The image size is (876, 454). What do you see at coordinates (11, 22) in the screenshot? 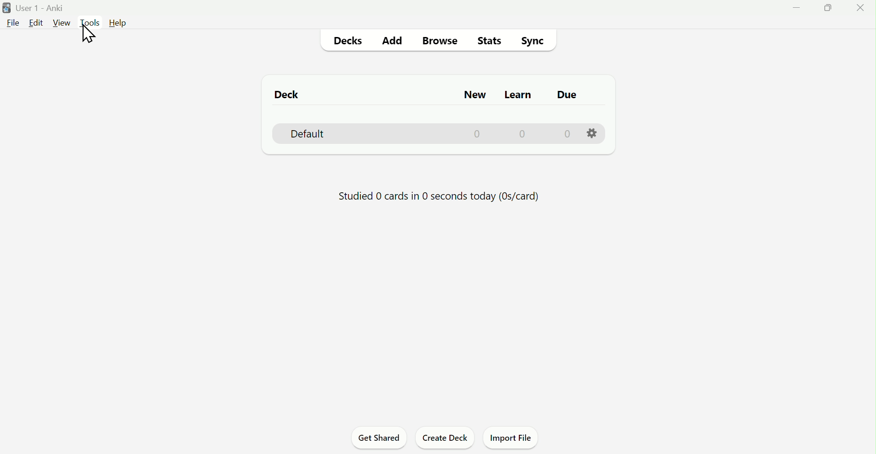
I see `File` at bounding box center [11, 22].